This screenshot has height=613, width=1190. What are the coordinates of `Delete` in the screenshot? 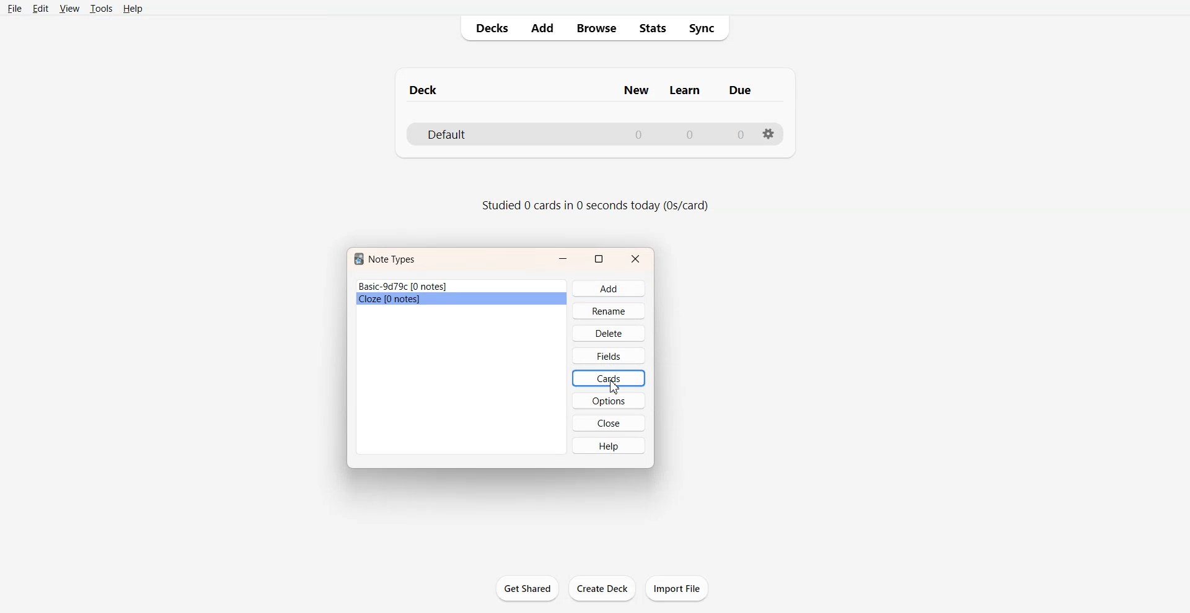 It's located at (609, 333).